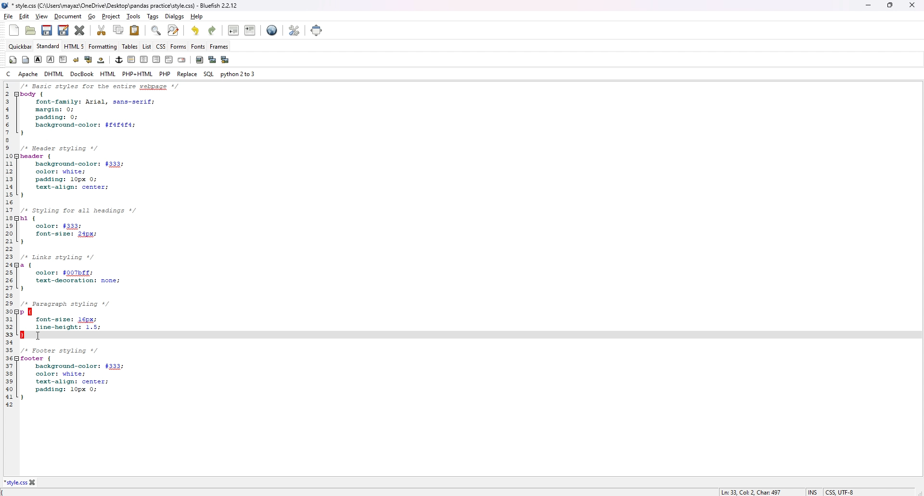 This screenshot has width=924, height=496. I want to click on 35 /* Footer styling */ 36 footer {37 background-color: #333; 38 color: white; 39 text-align: center; 40 padding: 10px 0; 41 } 42, so click(69, 381).